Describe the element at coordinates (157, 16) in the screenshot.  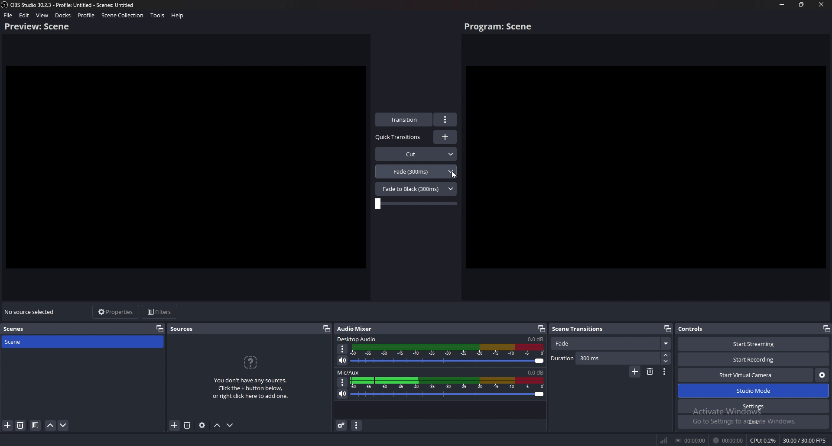
I see `tools` at that location.